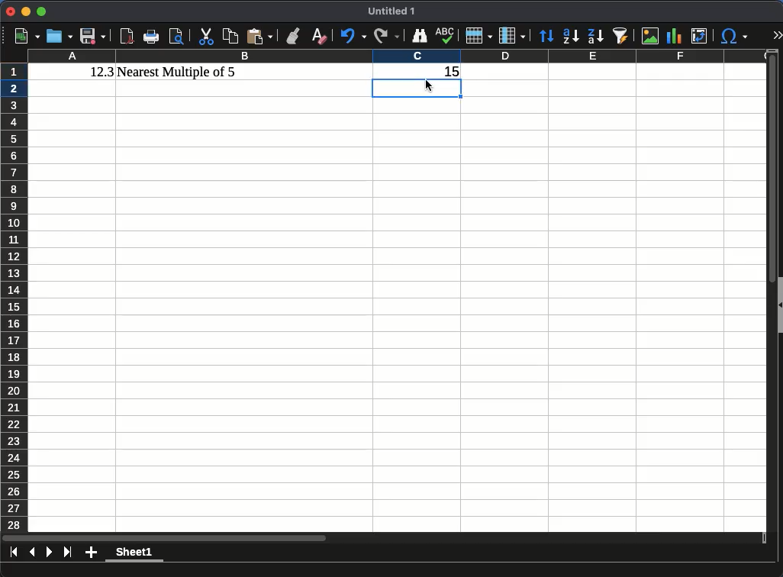 Image resolution: width=783 pixels, height=577 pixels. Describe the element at coordinates (15, 552) in the screenshot. I see `first sheet` at that location.